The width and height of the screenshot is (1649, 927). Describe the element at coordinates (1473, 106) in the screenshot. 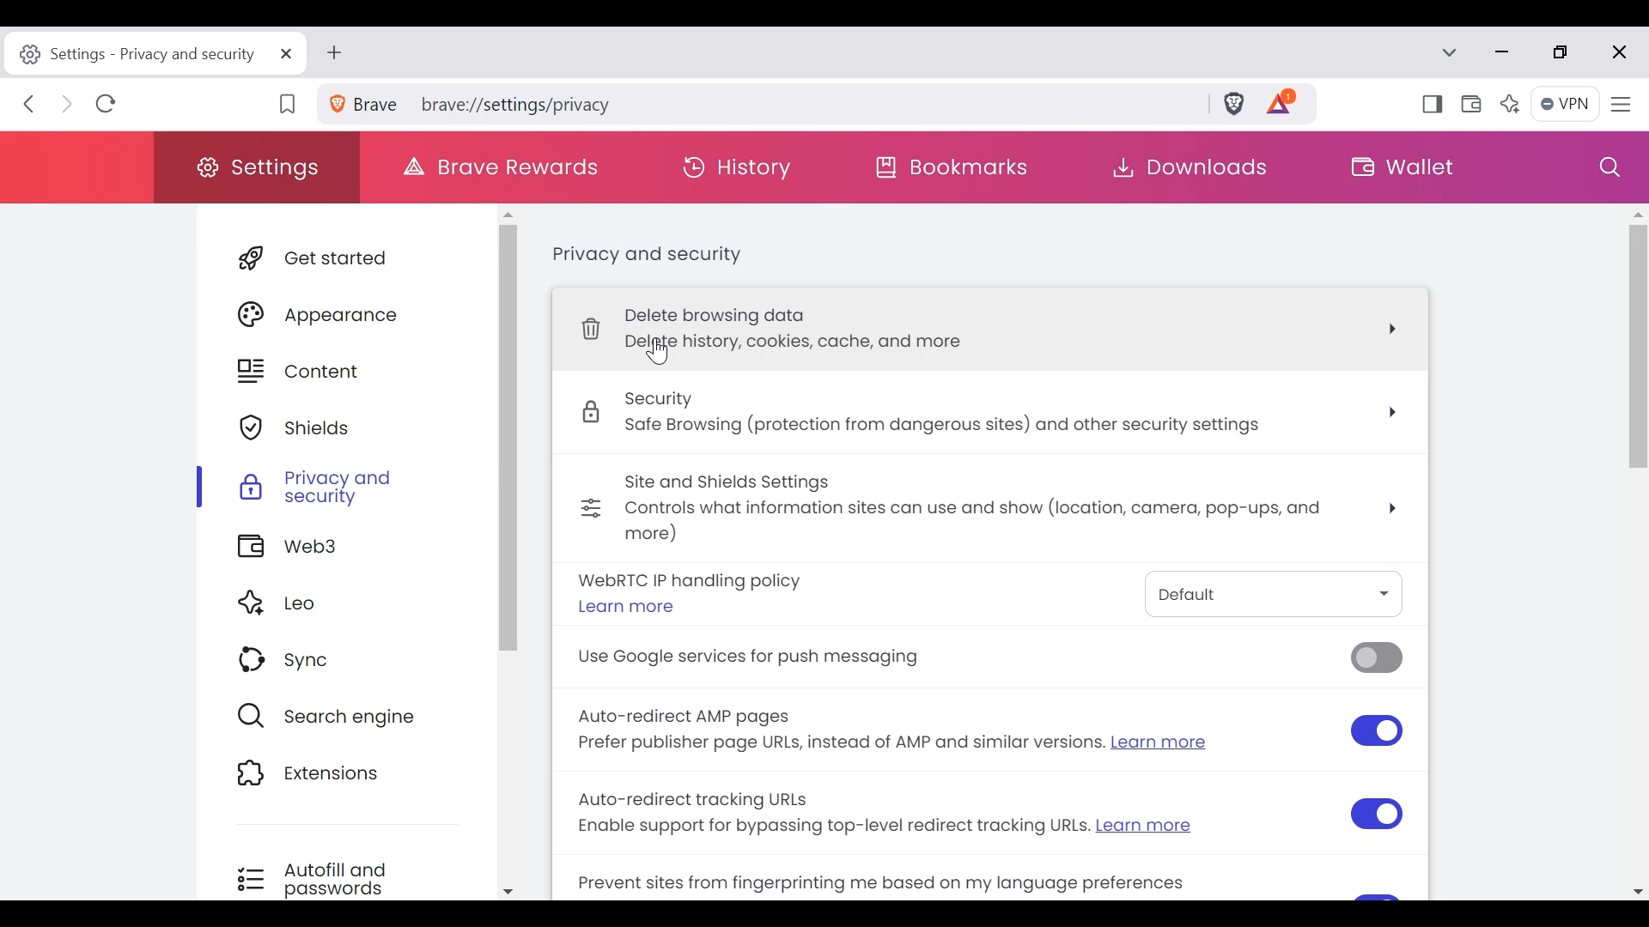

I see `Wallet` at that location.